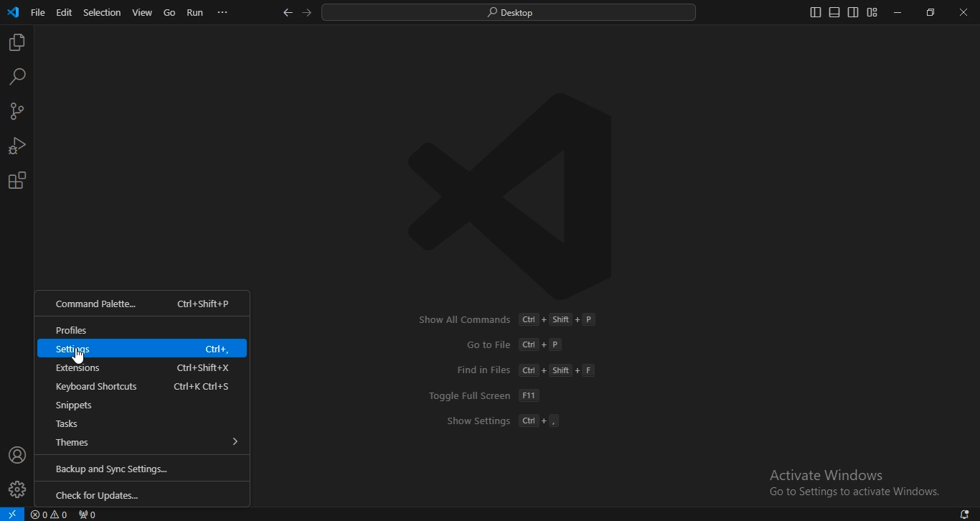  What do you see at coordinates (511, 14) in the screenshot?
I see `search` at bounding box center [511, 14].